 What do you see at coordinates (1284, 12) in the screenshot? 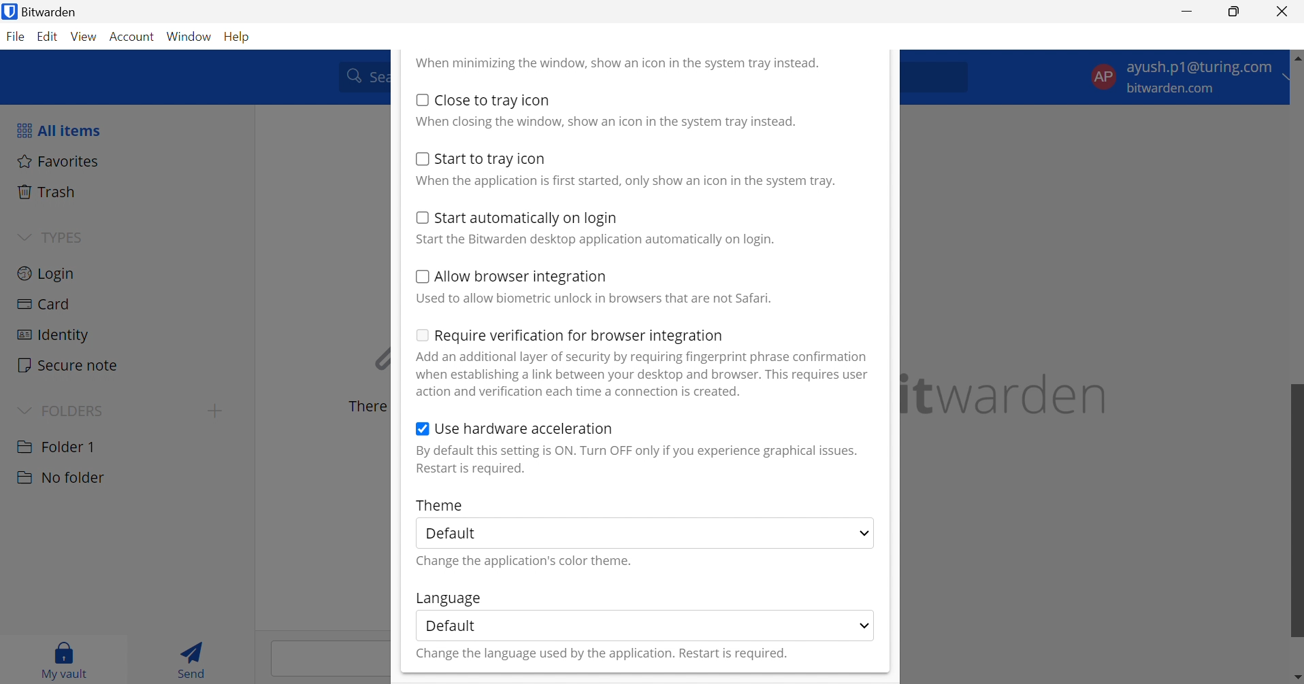
I see `Close` at bounding box center [1284, 12].